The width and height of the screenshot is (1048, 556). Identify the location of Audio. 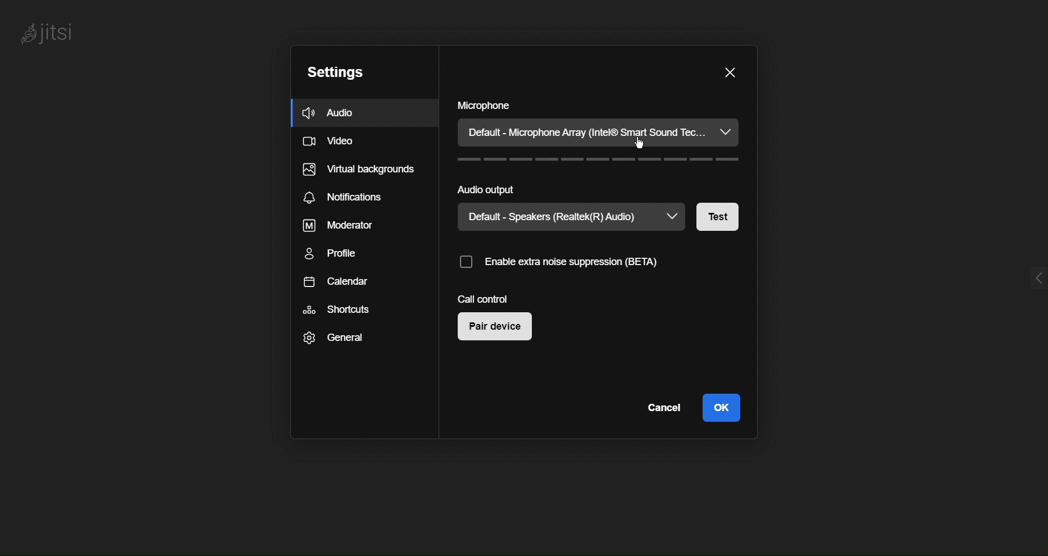
(335, 114).